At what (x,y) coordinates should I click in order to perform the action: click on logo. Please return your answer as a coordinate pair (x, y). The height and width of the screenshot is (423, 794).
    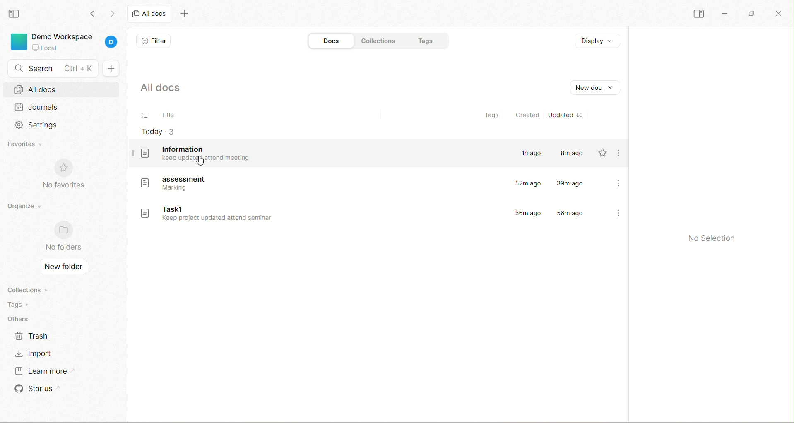
    Looking at the image, I should click on (18, 43).